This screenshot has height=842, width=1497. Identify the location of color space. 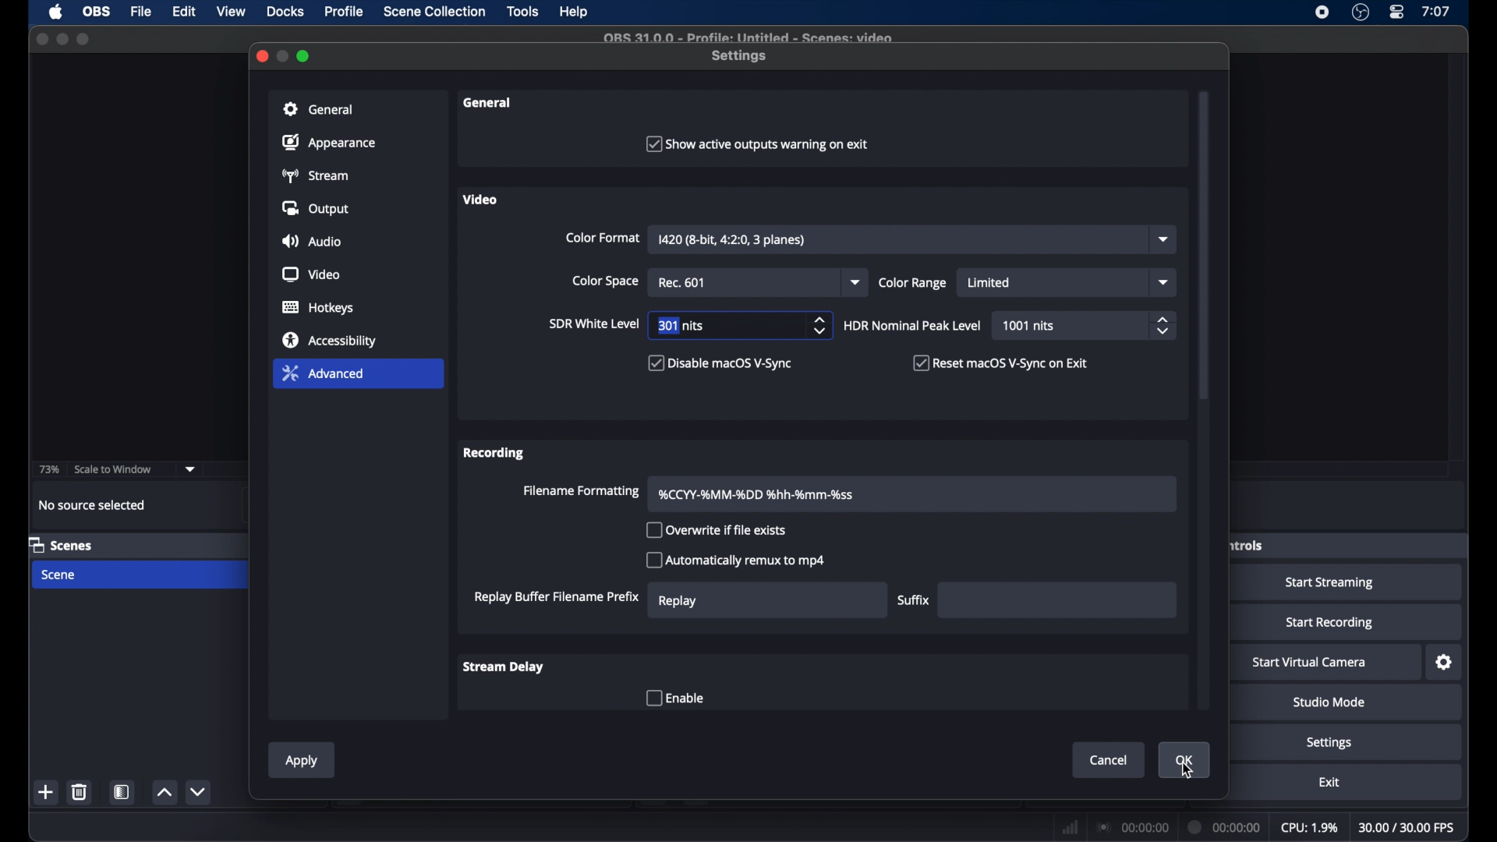
(607, 281).